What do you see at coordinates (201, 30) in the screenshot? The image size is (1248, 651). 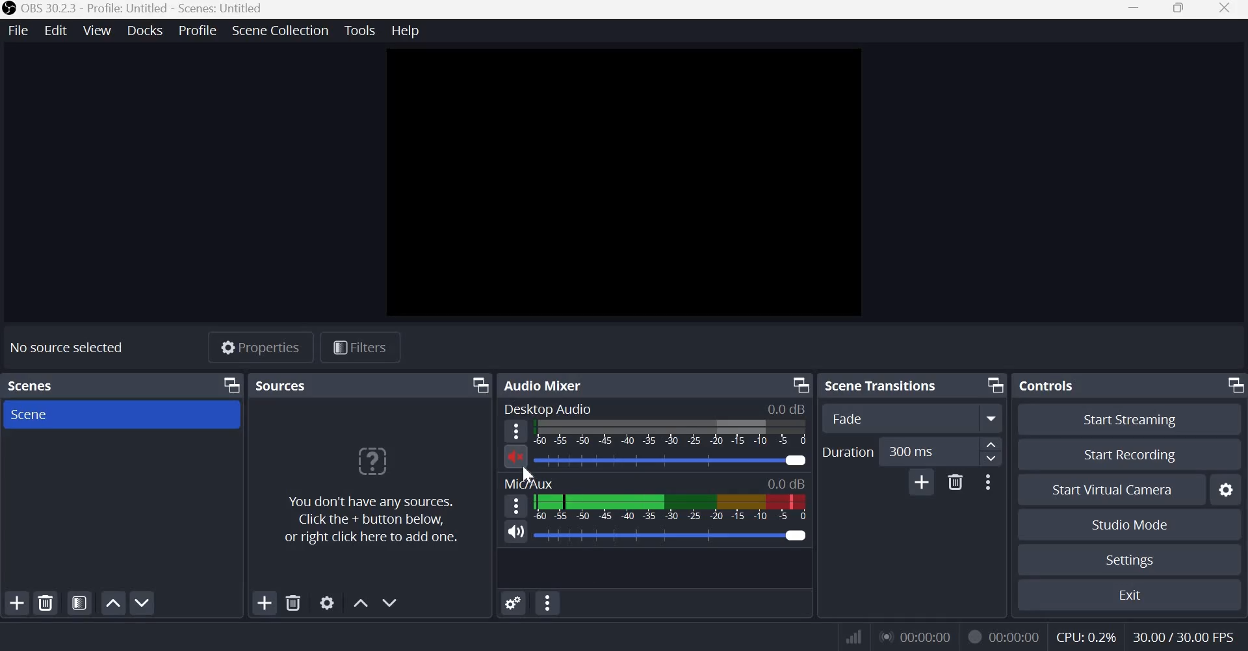 I see `Profile` at bounding box center [201, 30].